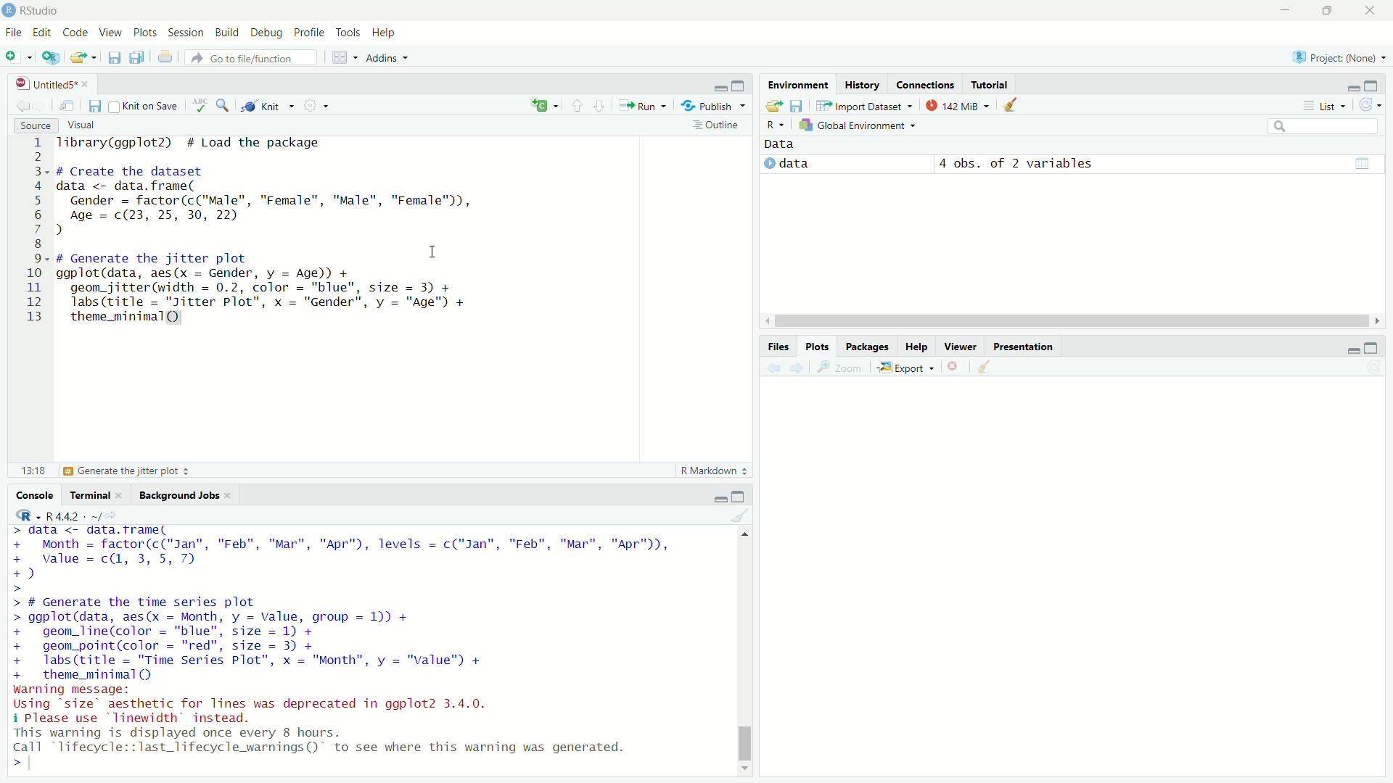 This screenshot has height=783, width=1393. Describe the element at coordinates (17, 56) in the screenshot. I see `new file` at that location.